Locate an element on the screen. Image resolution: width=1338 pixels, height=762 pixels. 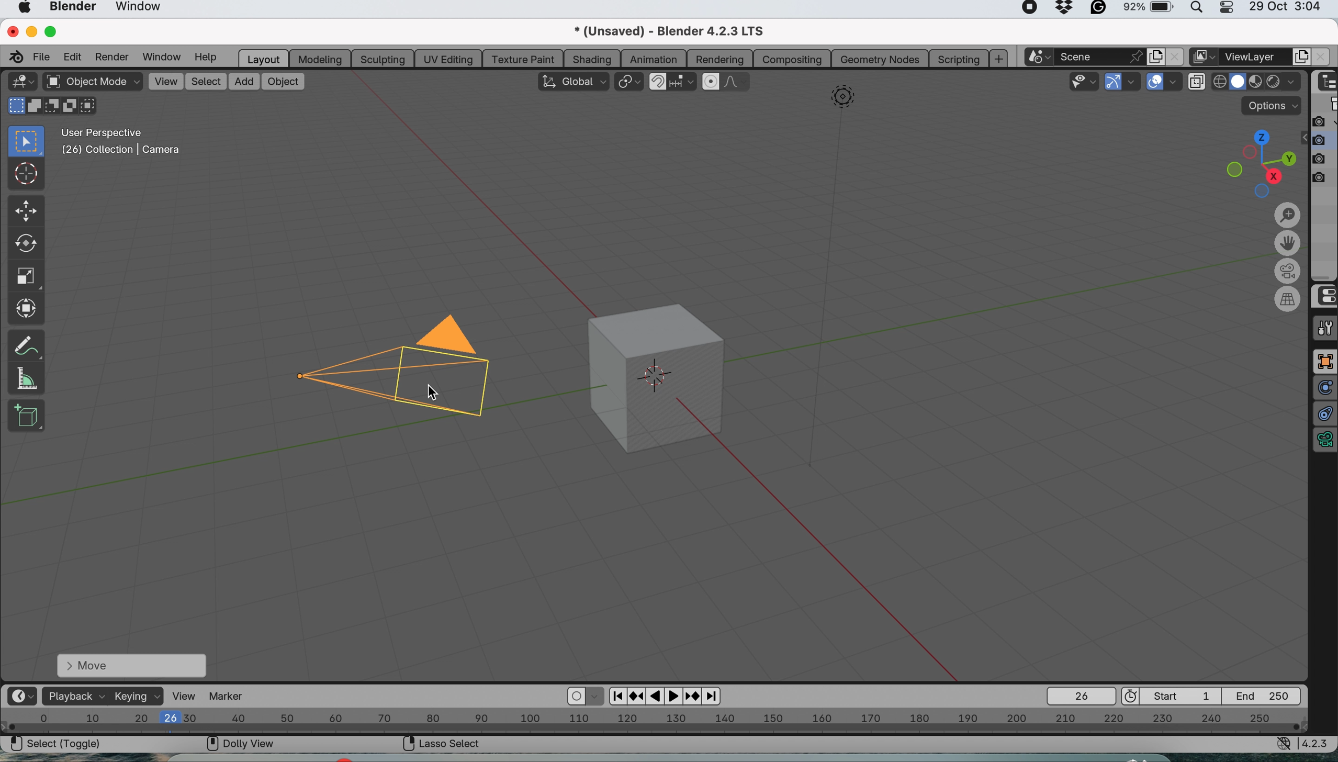
cursor is located at coordinates (442, 394).